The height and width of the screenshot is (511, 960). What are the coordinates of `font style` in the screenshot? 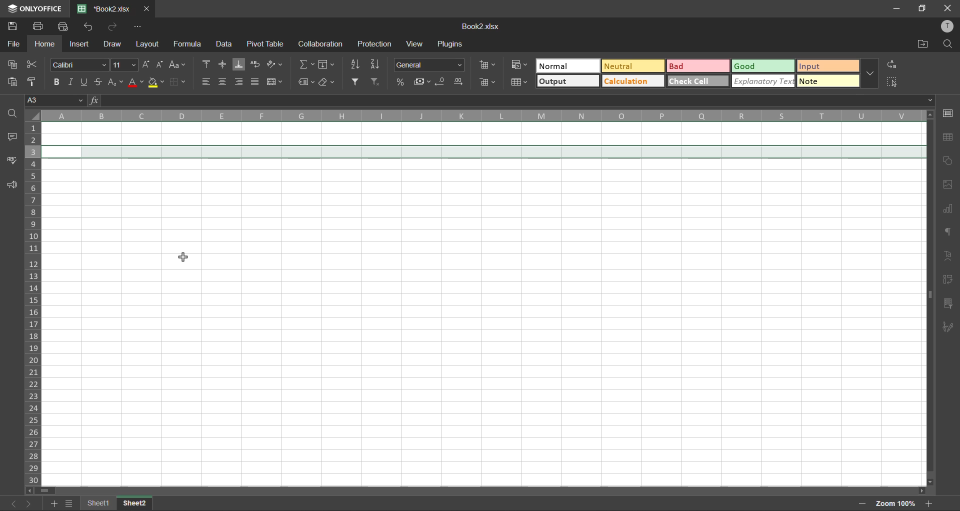 It's located at (80, 64).